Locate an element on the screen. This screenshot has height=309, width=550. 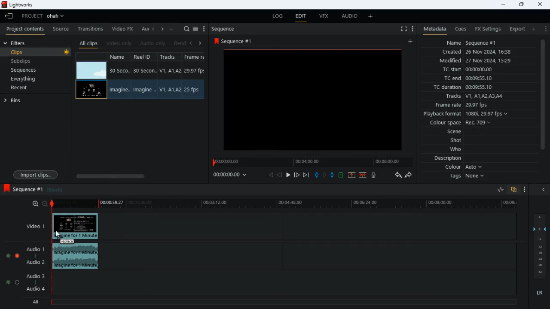
log is located at coordinates (276, 16).